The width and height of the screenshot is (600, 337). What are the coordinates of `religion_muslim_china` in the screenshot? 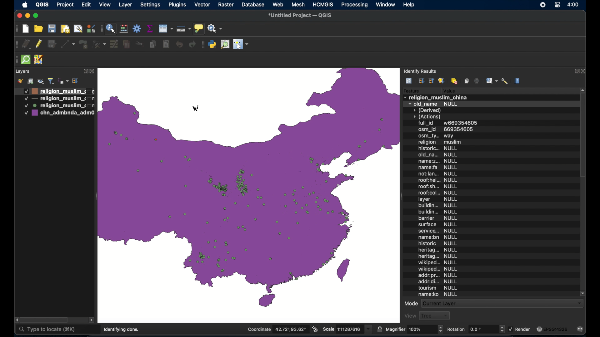 It's located at (436, 98).